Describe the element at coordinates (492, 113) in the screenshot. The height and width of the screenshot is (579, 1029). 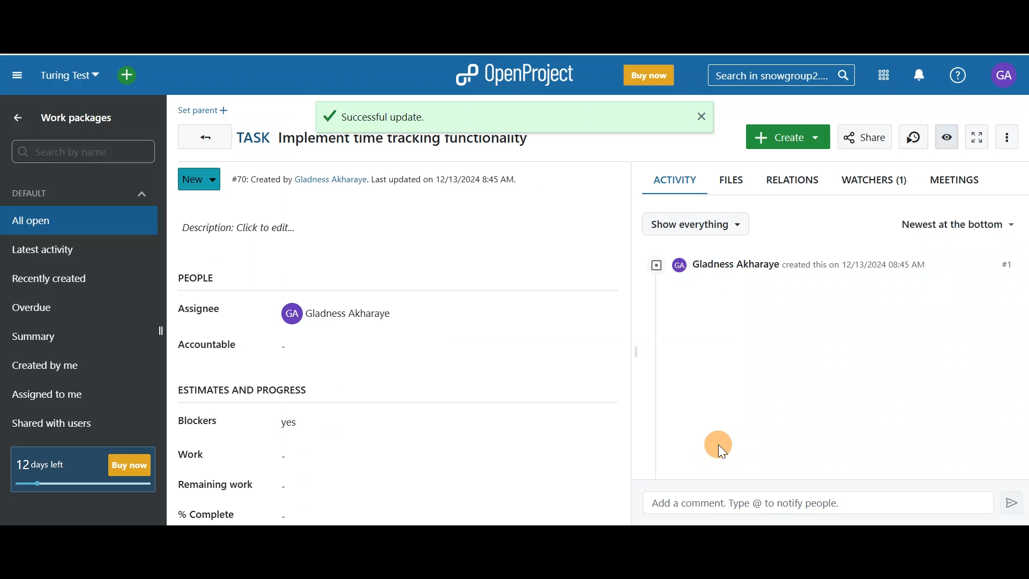
I see `Successful update.` at that location.